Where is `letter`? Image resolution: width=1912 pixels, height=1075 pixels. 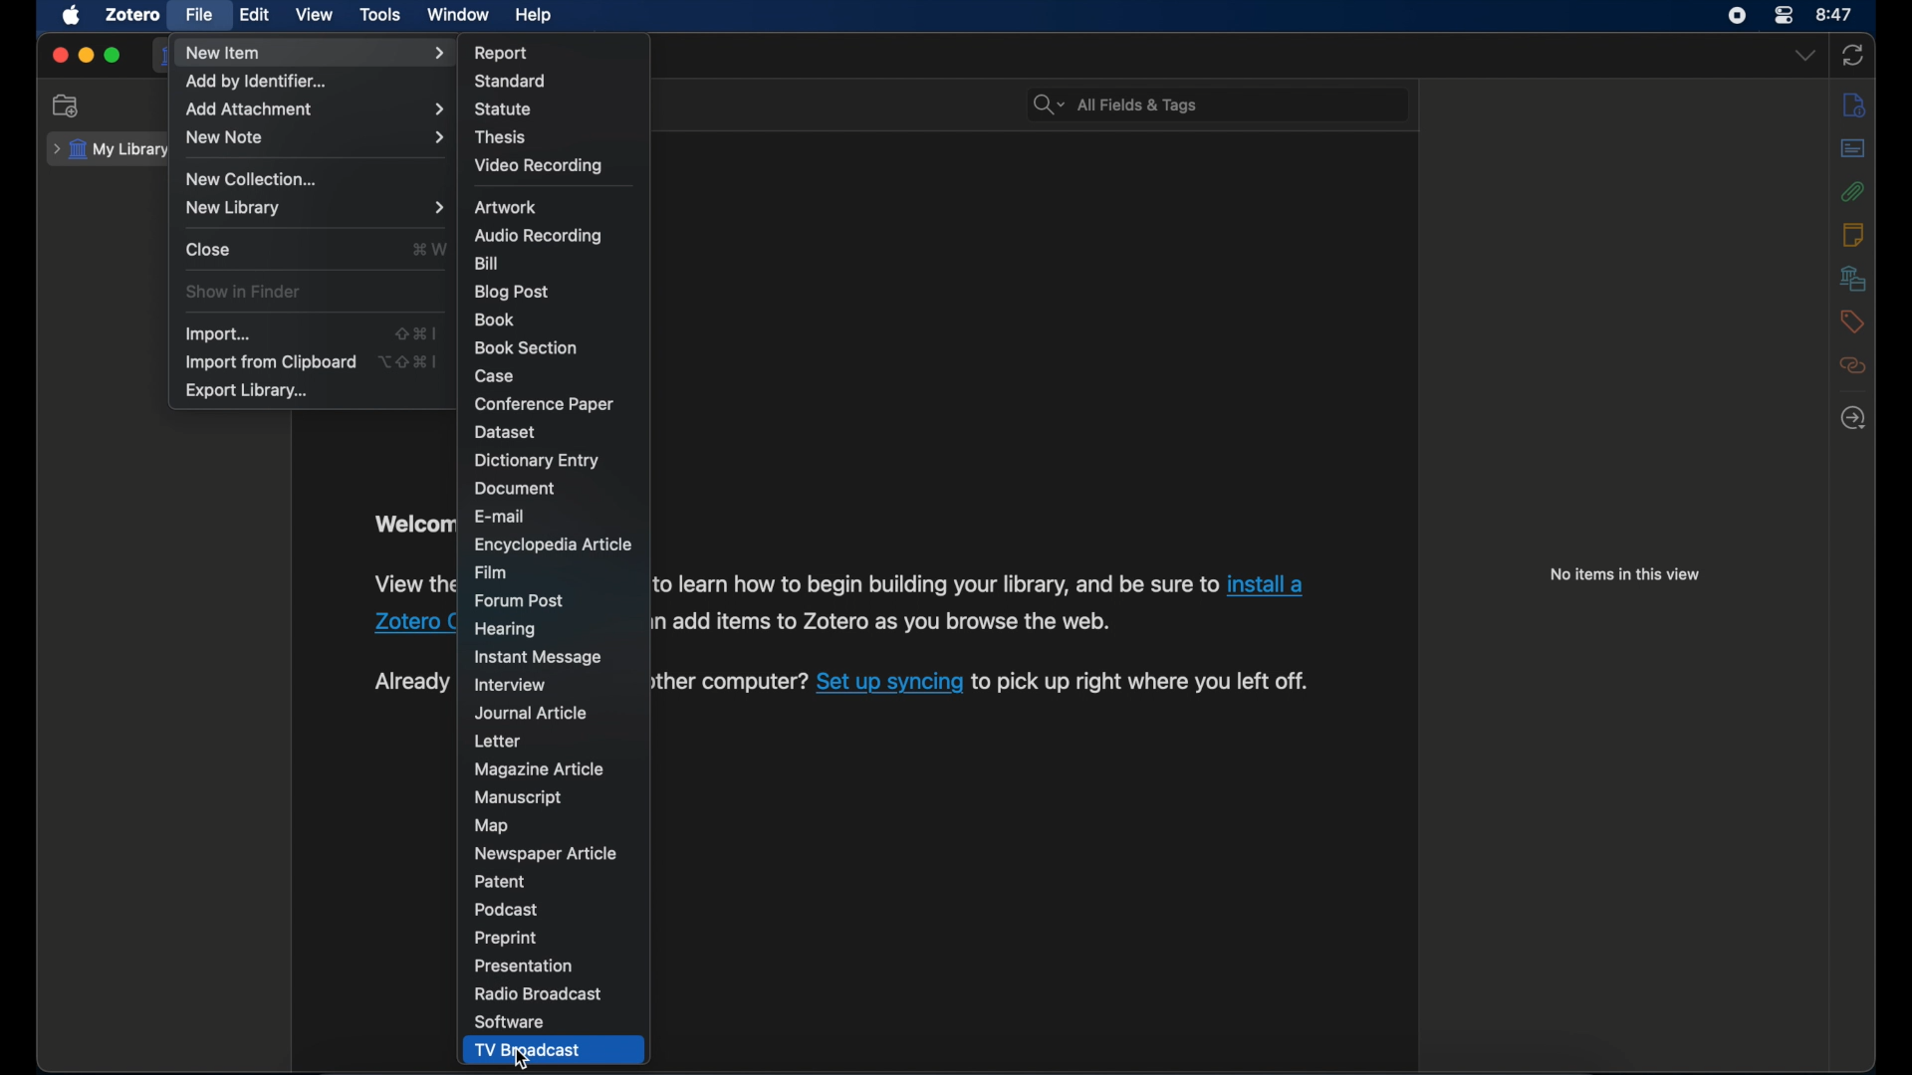 letter is located at coordinates (496, 741).